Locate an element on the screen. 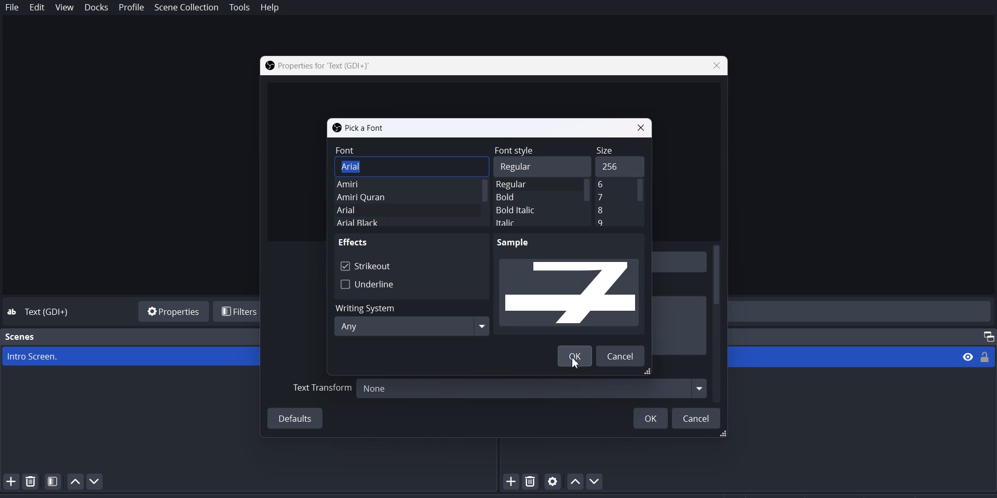  Font Style is located at coordinates (534, 150).